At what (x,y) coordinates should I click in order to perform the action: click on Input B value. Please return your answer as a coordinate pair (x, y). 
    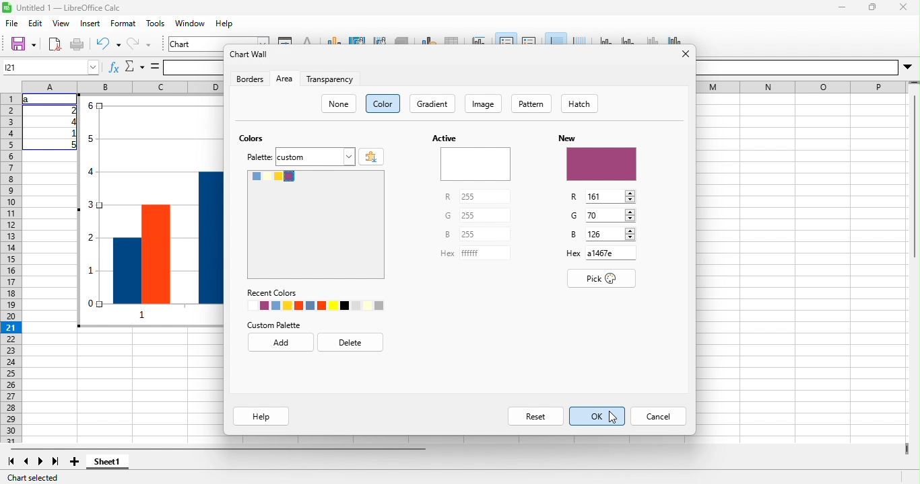
    Looking at the image, I should click on (605, 234).